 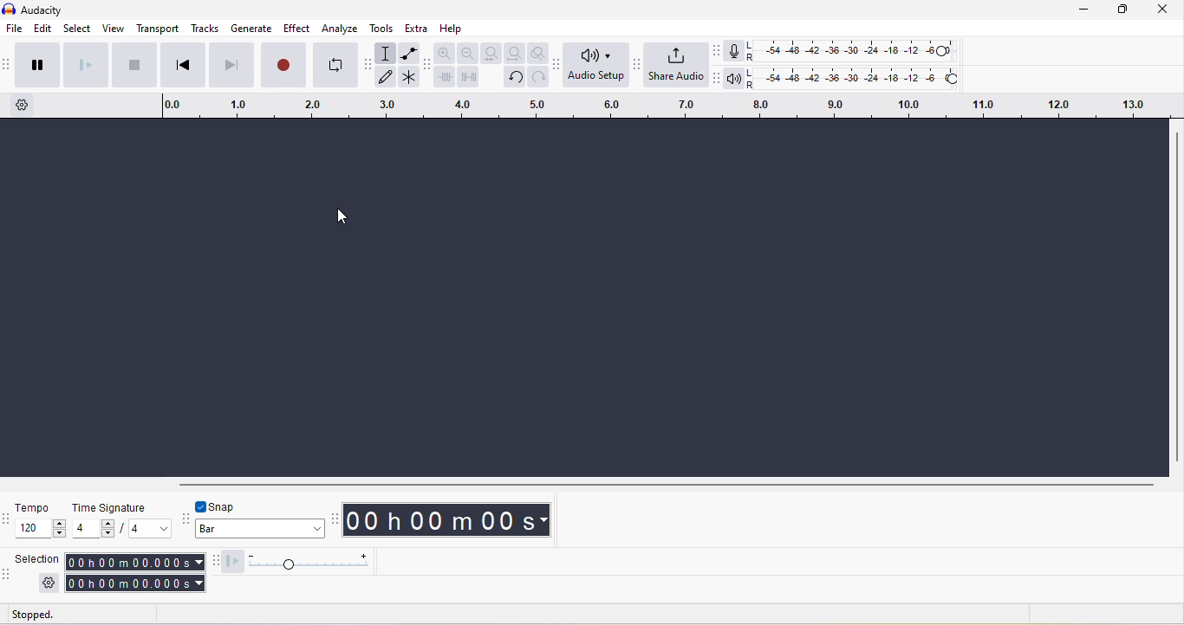 What do you see at coordinates (1118, 10) in the screenshot?
I see `maximize` at bounding box center [1118, 10].